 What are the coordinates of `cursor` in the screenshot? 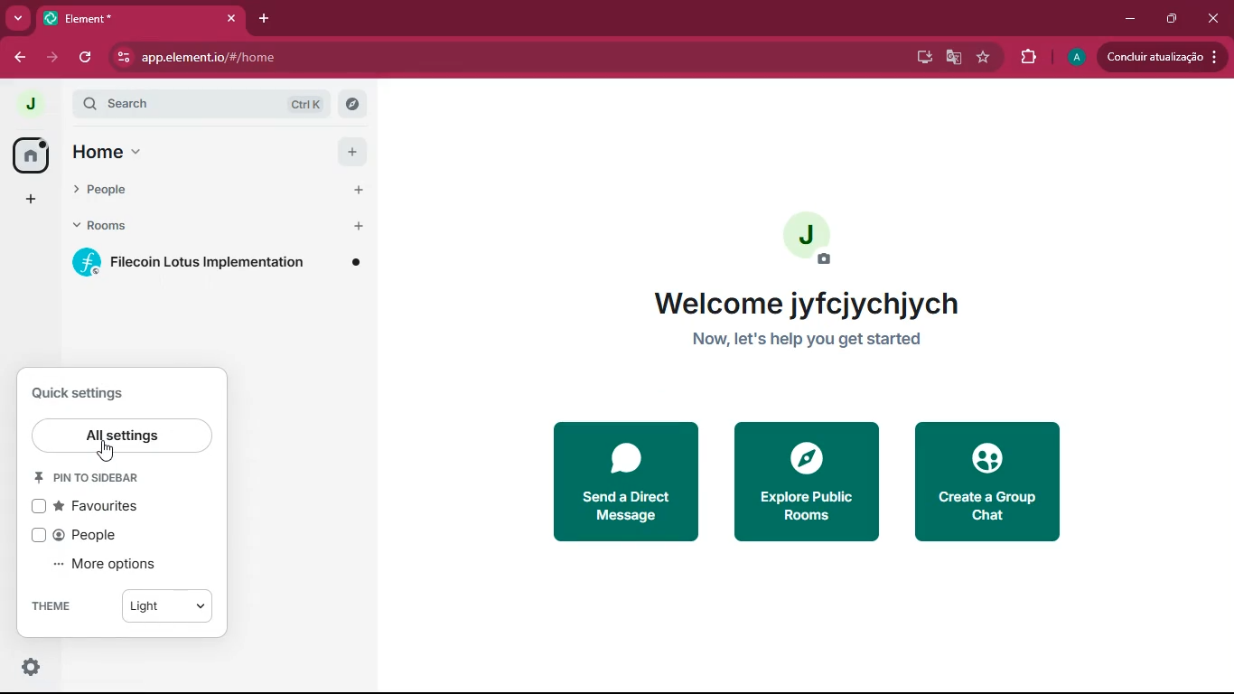 It's located at (108, 452).